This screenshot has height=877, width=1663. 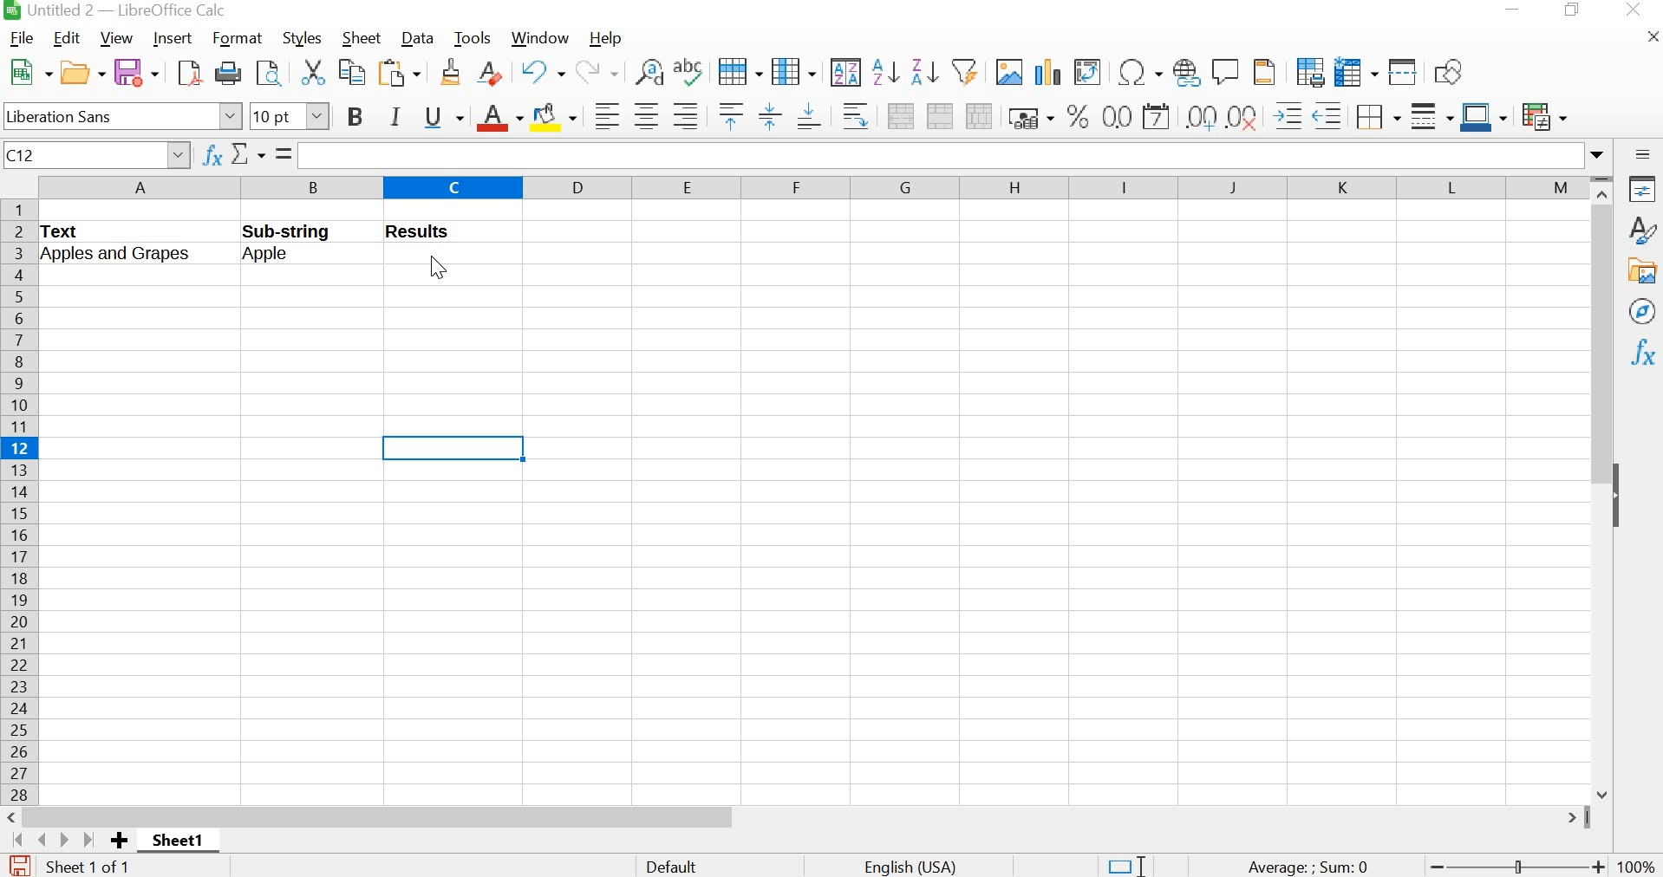 I want to click on view, so click(x=114, y=37).